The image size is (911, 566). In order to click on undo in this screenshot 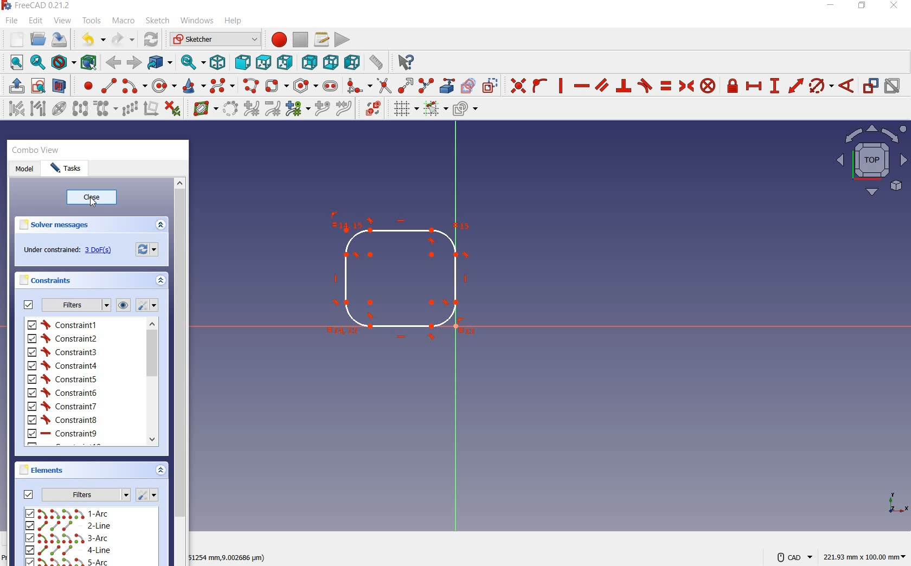, I will do `click(93, 40)`.